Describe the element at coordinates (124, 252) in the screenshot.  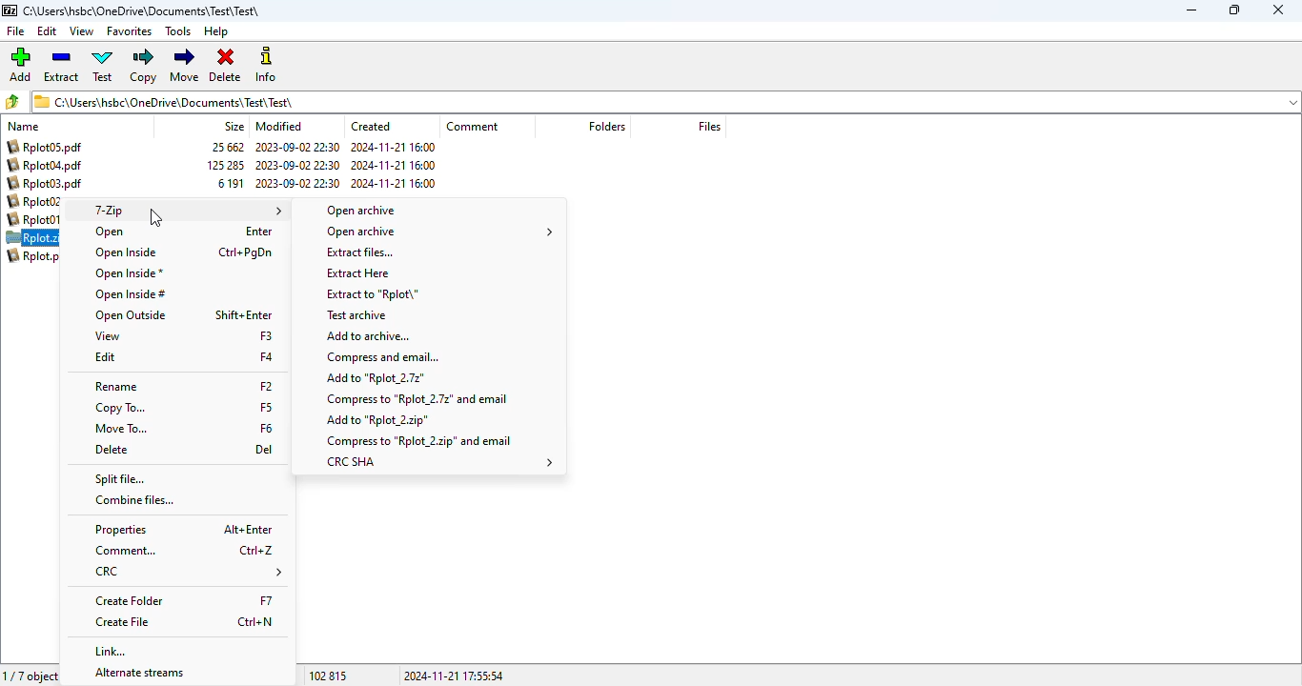
I see `open inside` at that location.